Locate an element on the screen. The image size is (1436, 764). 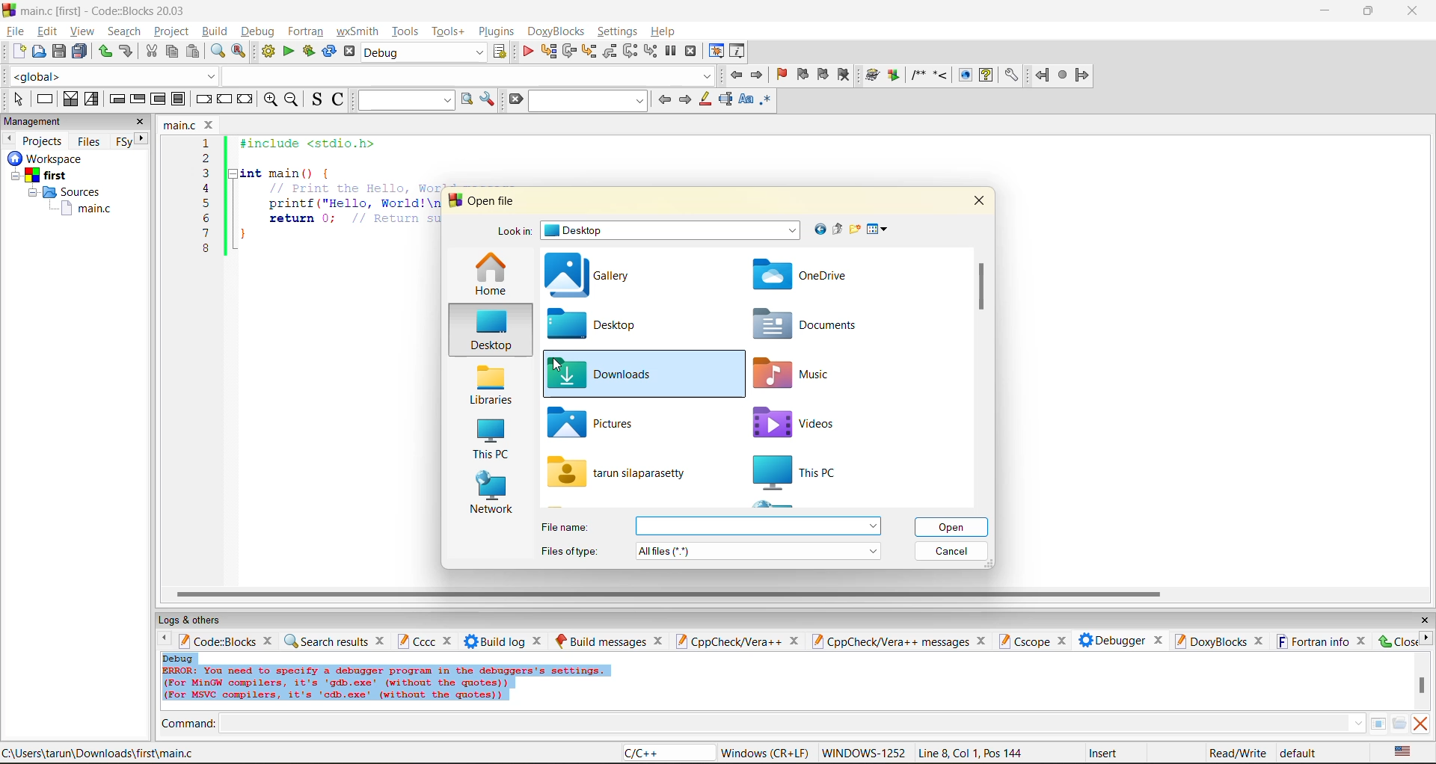
previous bookmark is located at coordinates (803, 74).